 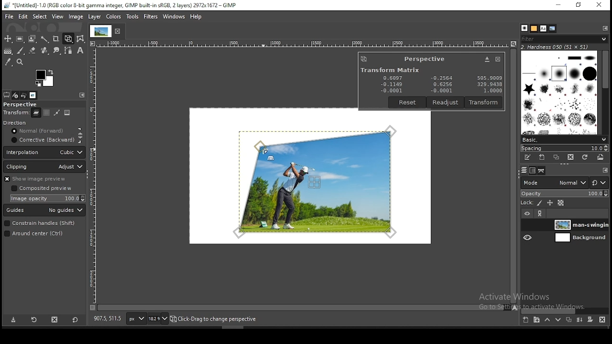 I want to click on -0.6256, so click(x=441, y=85).